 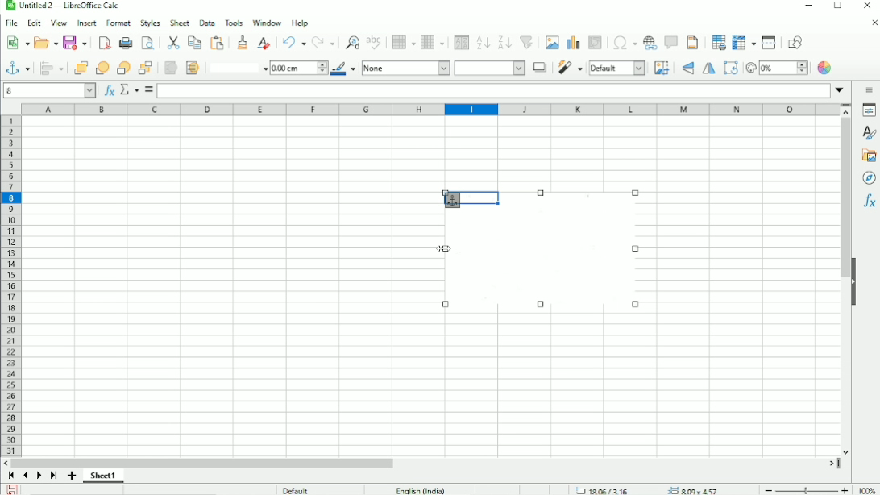 I want to click on Title, so click(x=64, y=6).